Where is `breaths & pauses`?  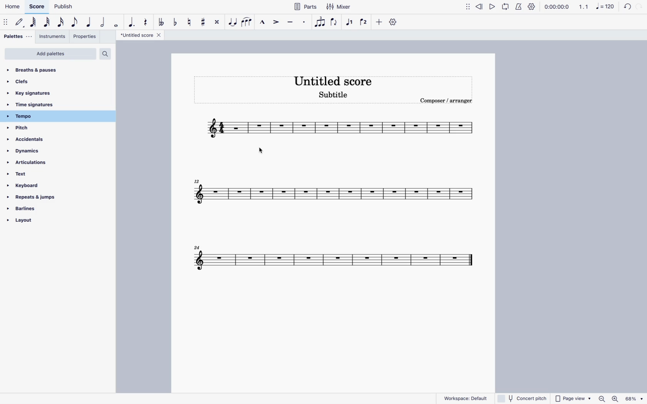
breaths & pauses is located at coordinates (58, 69).